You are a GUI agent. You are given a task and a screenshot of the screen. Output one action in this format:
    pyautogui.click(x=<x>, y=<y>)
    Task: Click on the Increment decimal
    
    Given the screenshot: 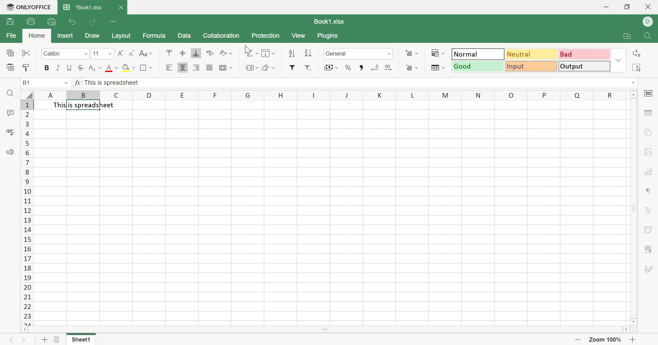 What is the action you would take?
    pyautogui.click(x=388, y=67)
    